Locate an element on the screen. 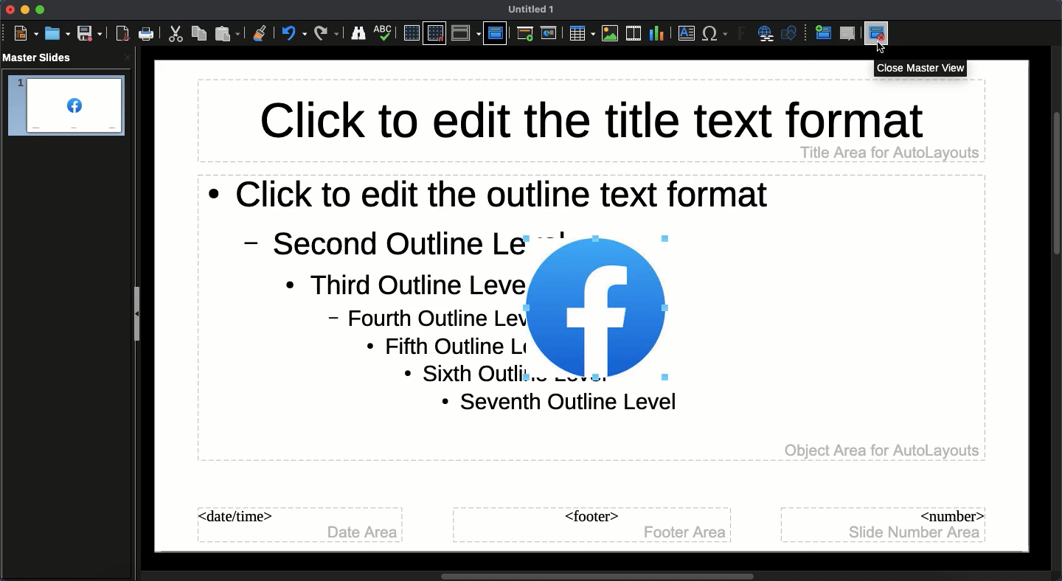 This screenshot has width=1062, height=581. First slide is located at coordinates (527, 34).